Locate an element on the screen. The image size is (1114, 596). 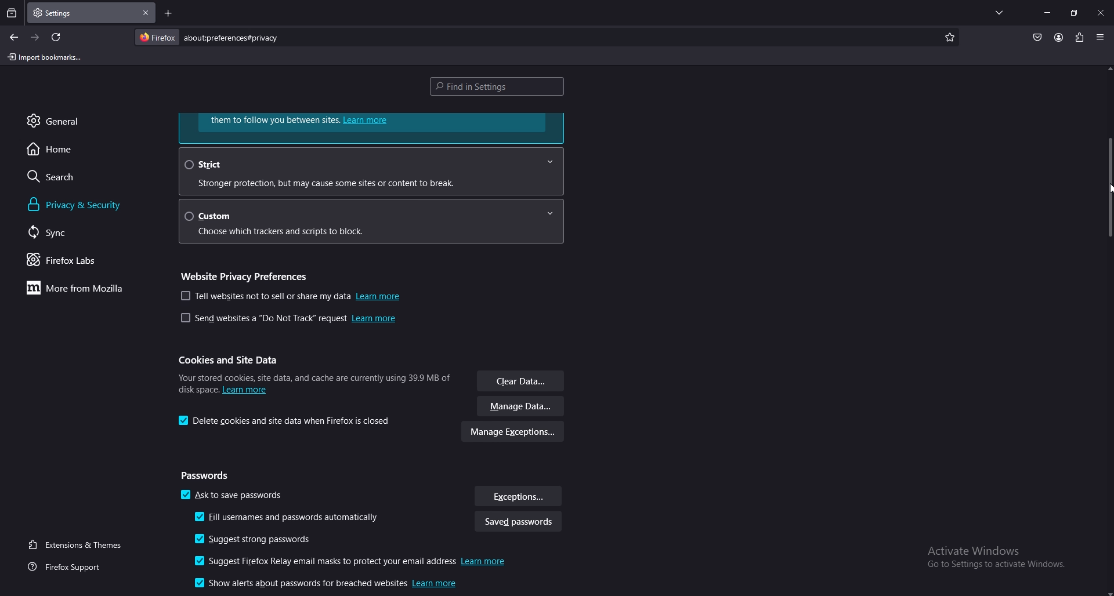
ask to save pass is located at coordinates (233, 497).